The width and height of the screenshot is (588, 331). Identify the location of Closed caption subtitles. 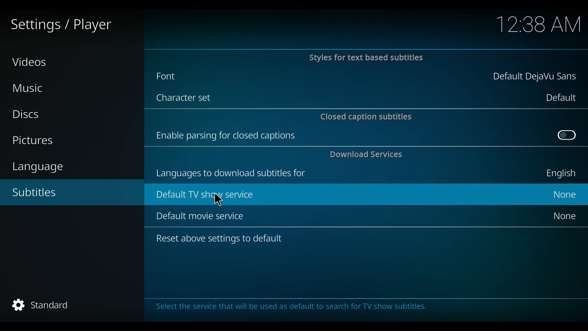
(367, 116).